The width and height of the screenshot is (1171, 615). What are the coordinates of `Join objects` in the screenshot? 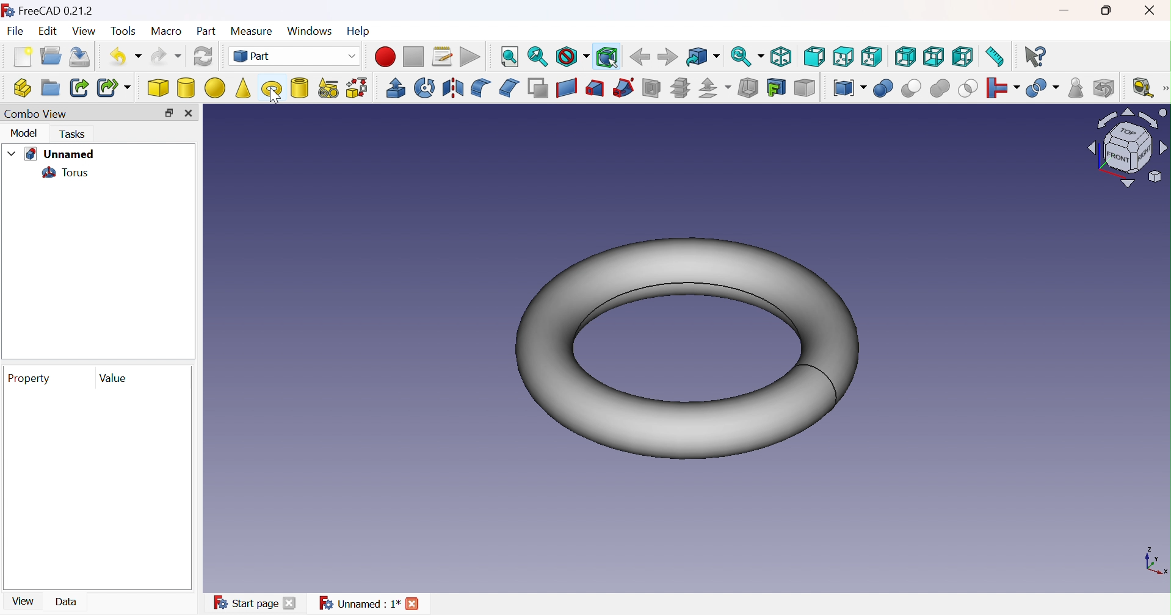 It's located at (1004, 90).